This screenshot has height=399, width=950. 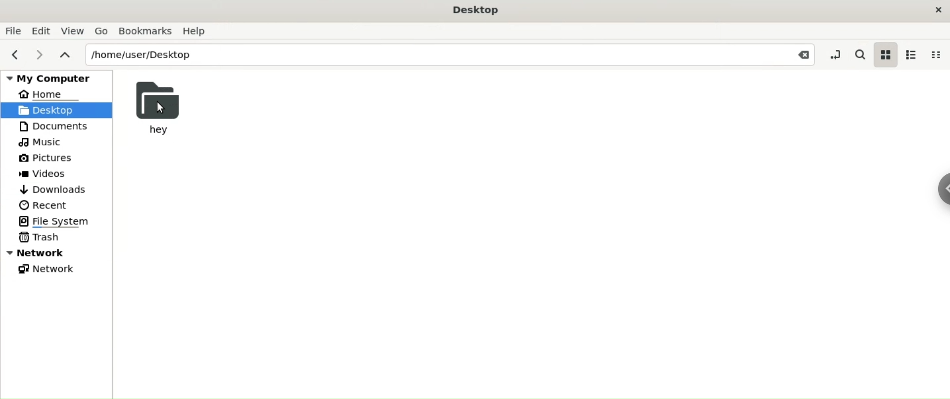 I want to click on compact view, so click(x=939, y=56).